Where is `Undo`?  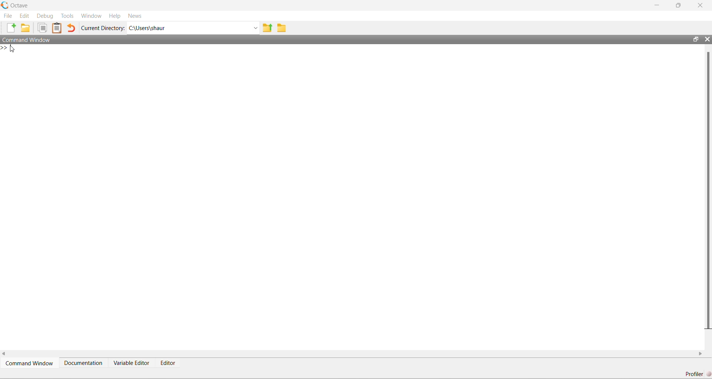
Undo is located at coordinates (70, 28).